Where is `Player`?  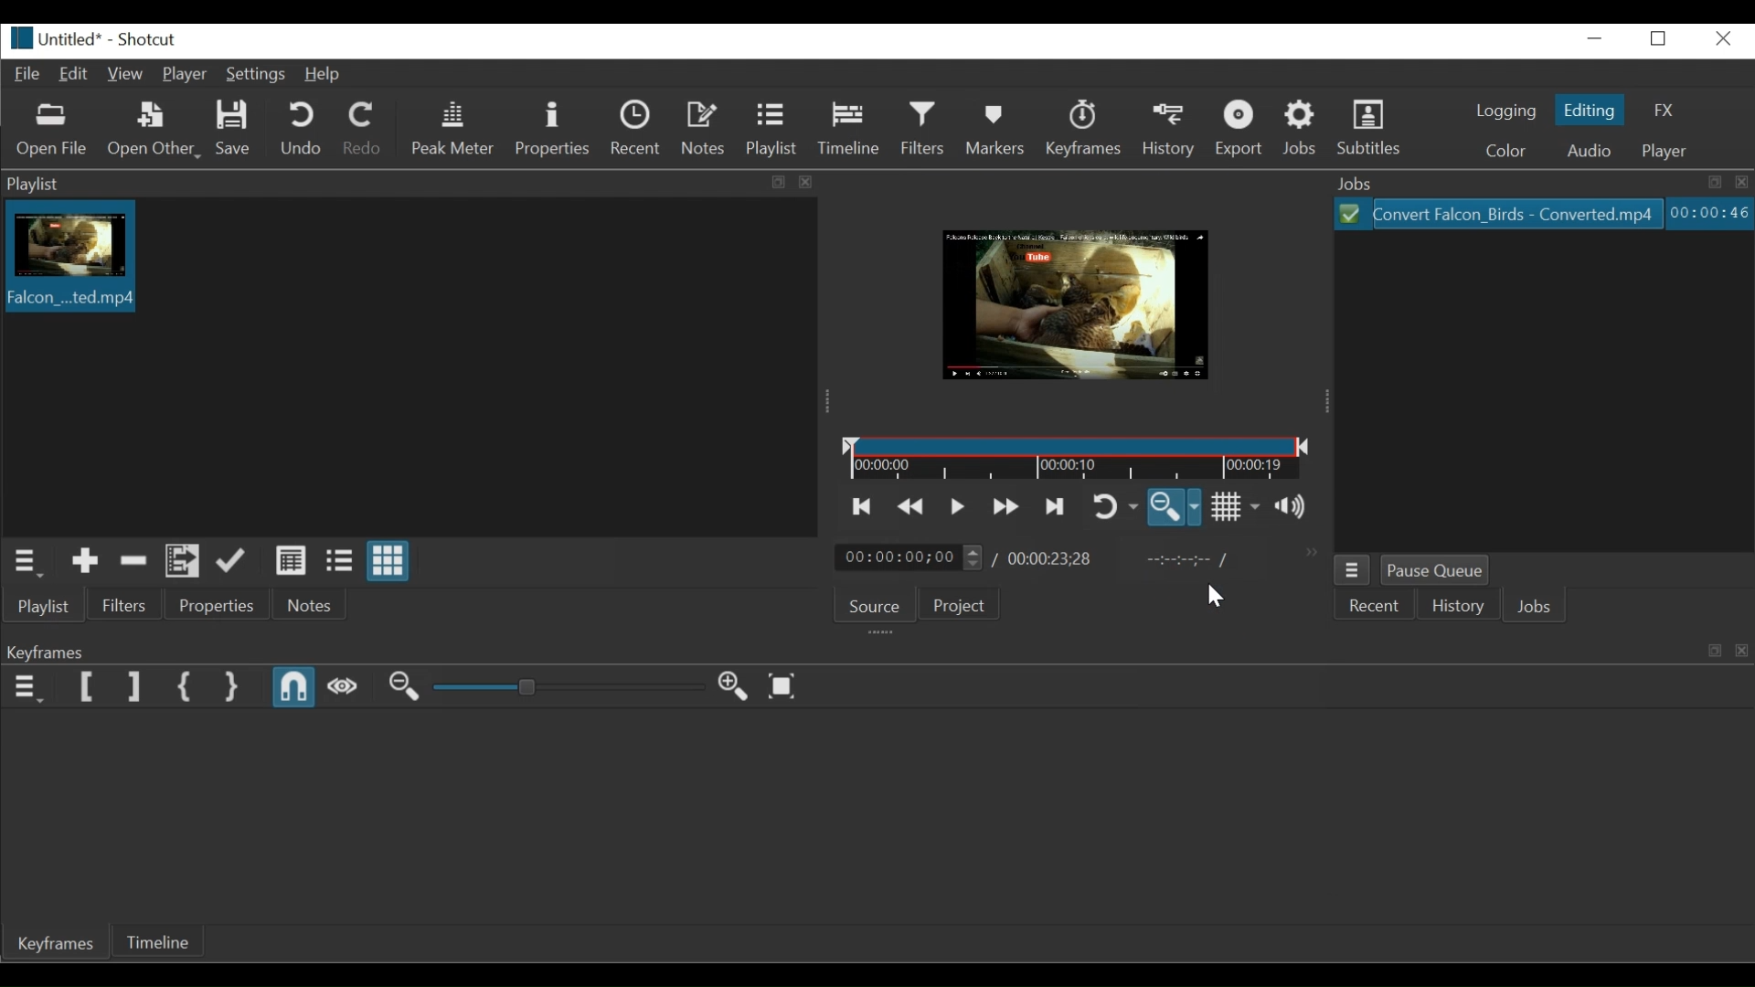 Player is located at coordinates (184, 74).